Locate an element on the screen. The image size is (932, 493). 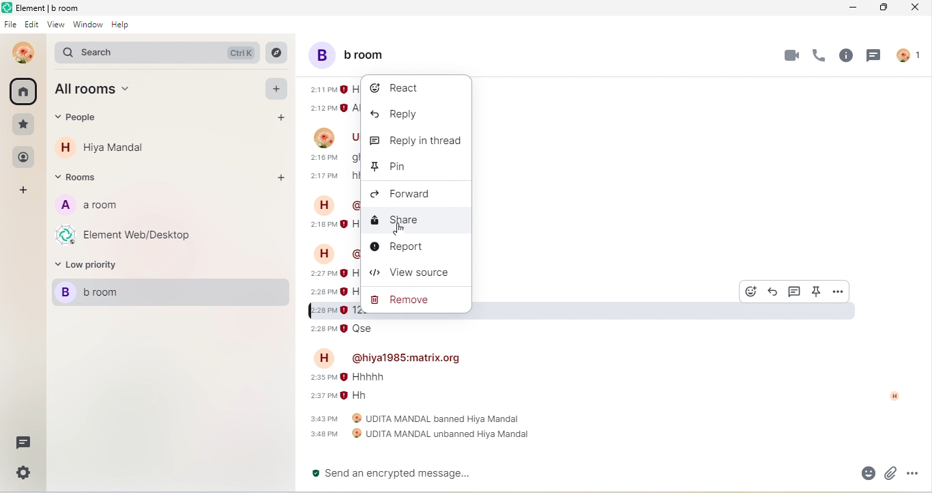
video call is located at coordinates (789, 55).